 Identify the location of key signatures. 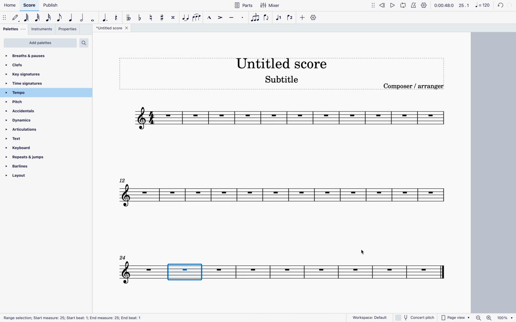
(32, 75).